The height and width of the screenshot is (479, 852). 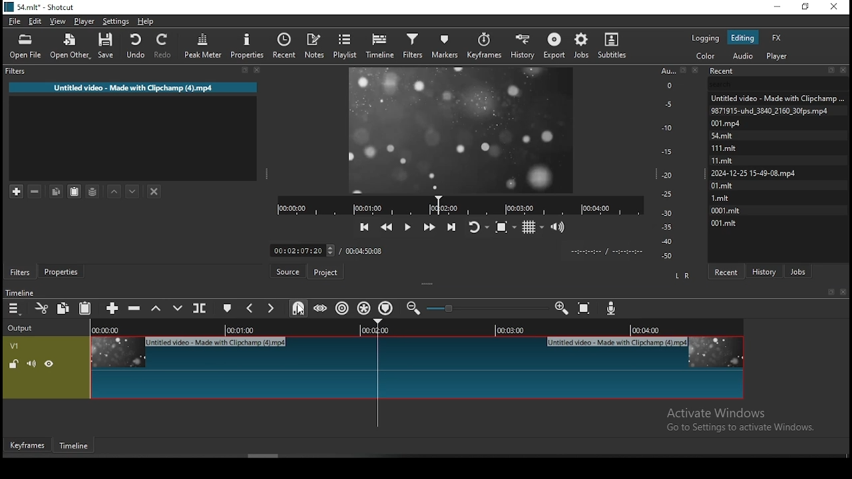 What do you see at coordinates (250, 309) in the screenshot?
I see `previous marker` at bounding box center [250, 309].